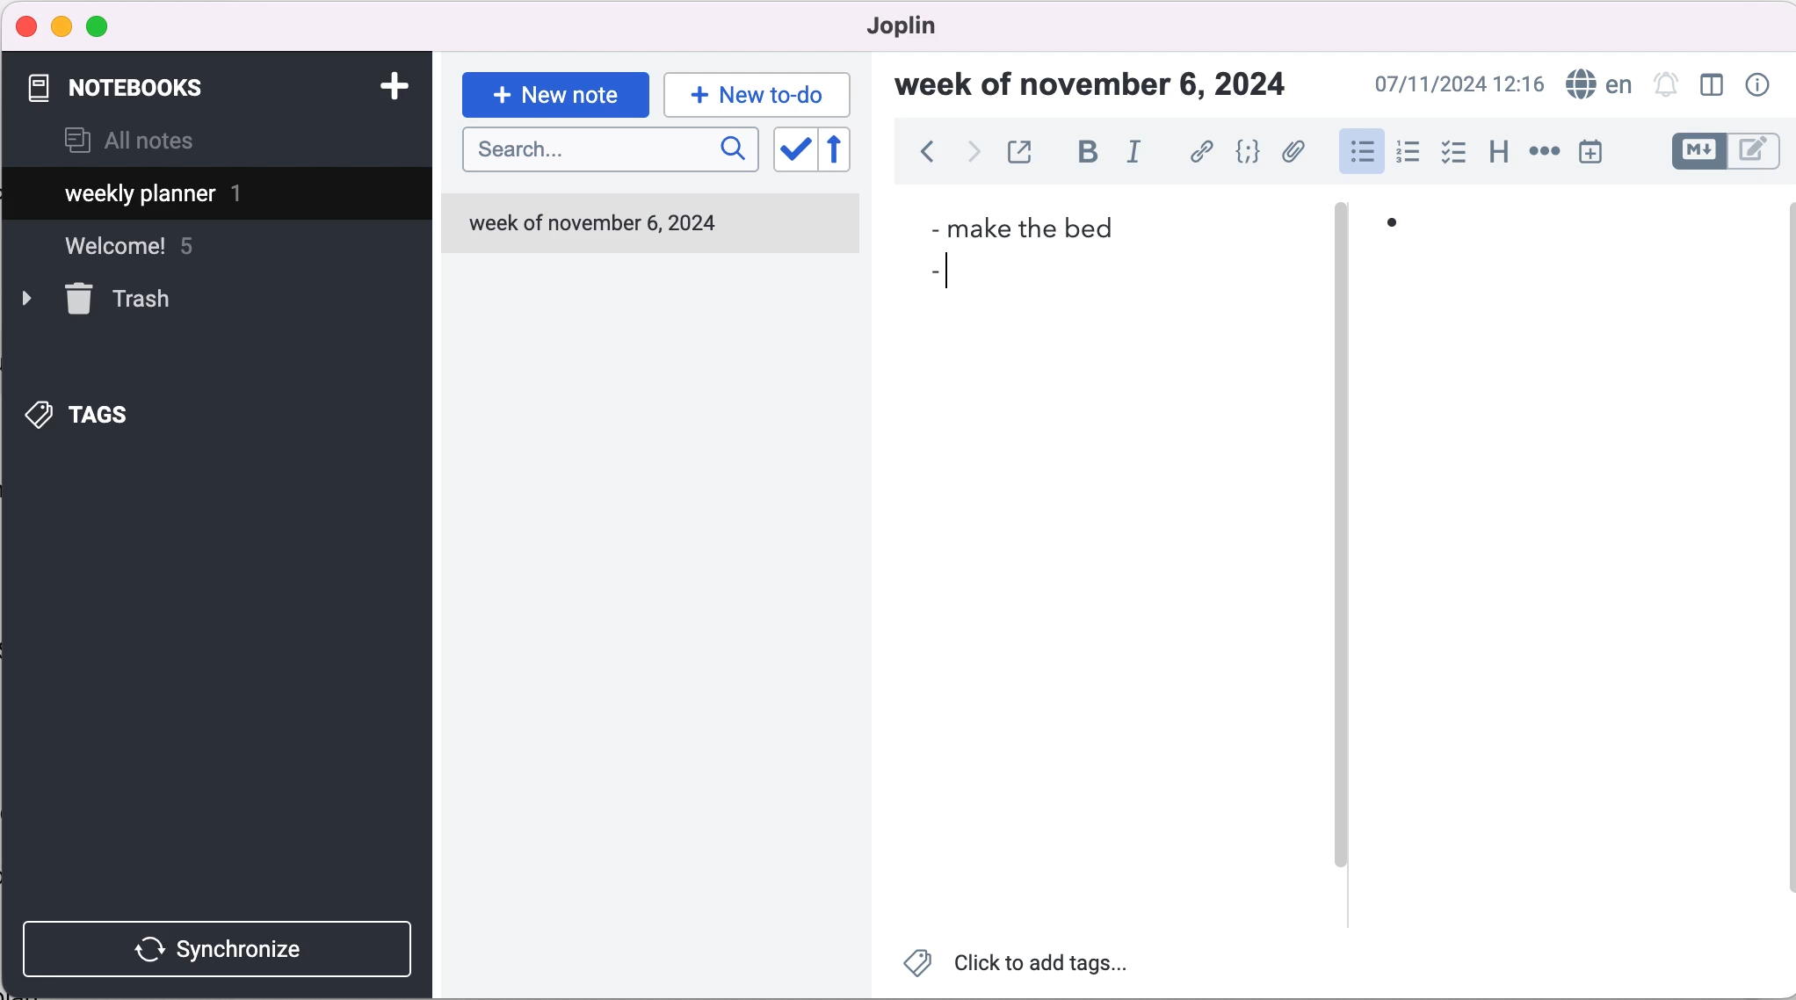 The image size is (1796, 1000). What do you see at coordinates (971, 155) in the screenshot?
I see `forward` at bounding box center [971, 155].